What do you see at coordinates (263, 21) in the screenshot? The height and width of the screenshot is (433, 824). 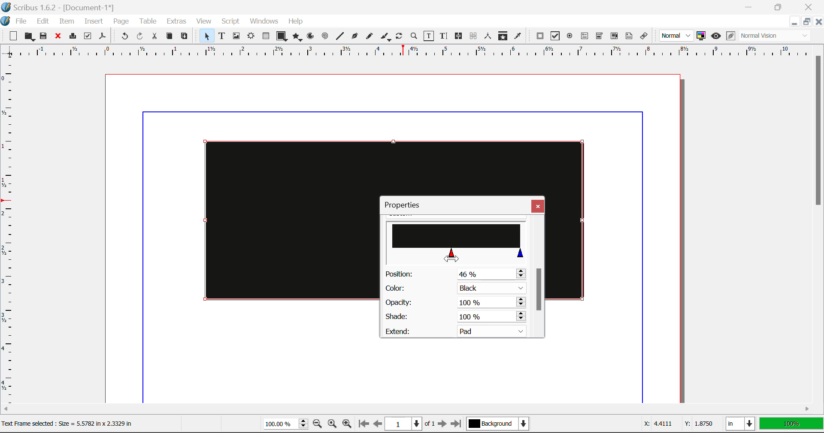 I see `Windows` at bounding box center [263, 21].